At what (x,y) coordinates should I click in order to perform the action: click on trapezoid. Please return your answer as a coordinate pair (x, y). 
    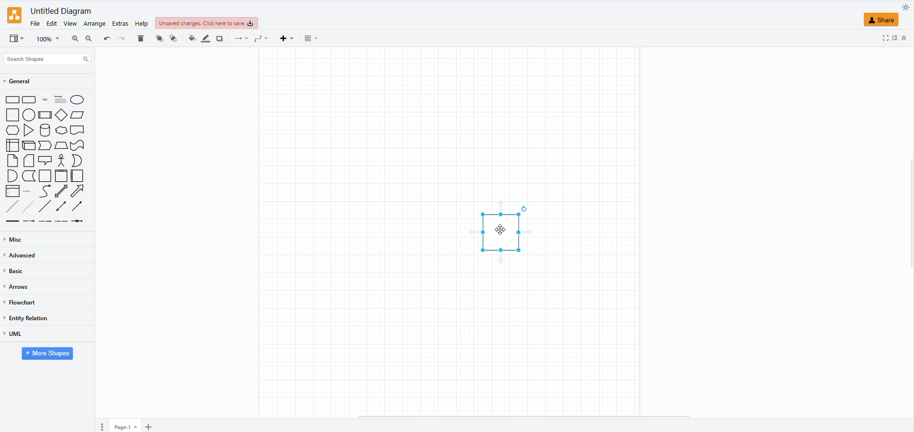
    Looking at the image, I should click on (61, 146).